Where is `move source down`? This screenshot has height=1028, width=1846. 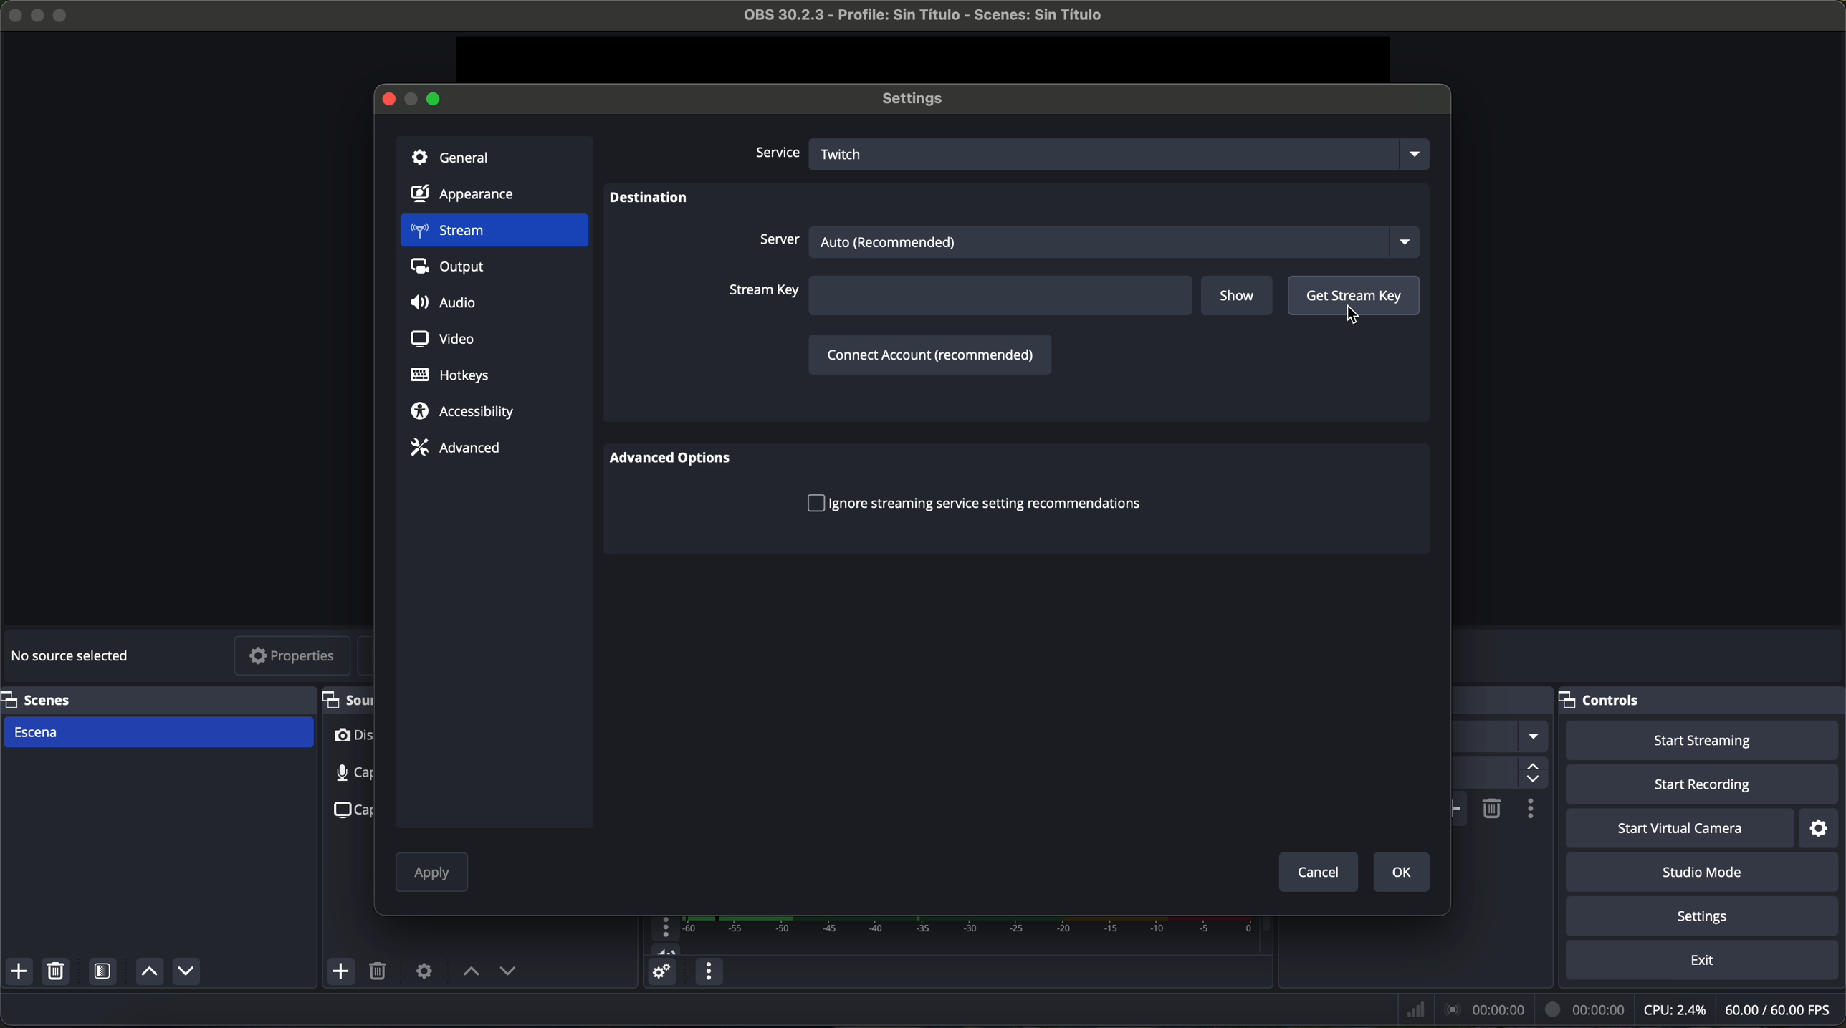 move source down is located at coordinates (186, 971).